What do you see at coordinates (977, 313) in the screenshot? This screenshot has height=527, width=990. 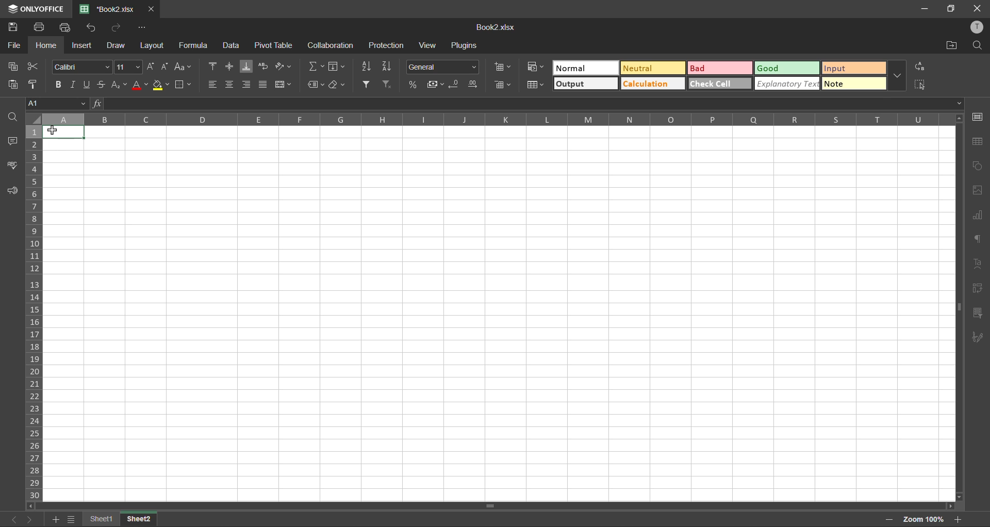 I see `slicer` at bounding box center [977, 313].